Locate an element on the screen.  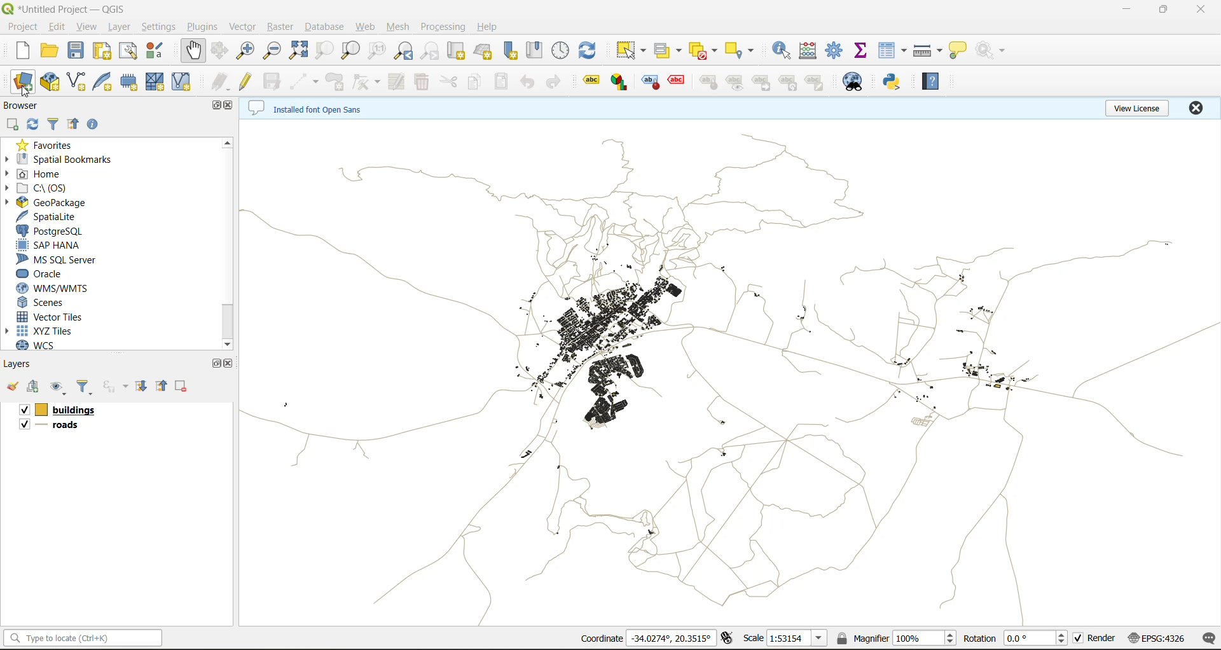
style management is located at coordinates (158, 50).